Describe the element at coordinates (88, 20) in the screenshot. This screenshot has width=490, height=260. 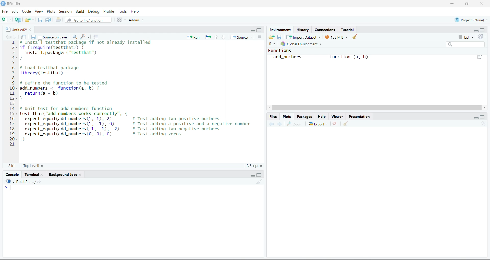
I see `go to file/function` at that location.